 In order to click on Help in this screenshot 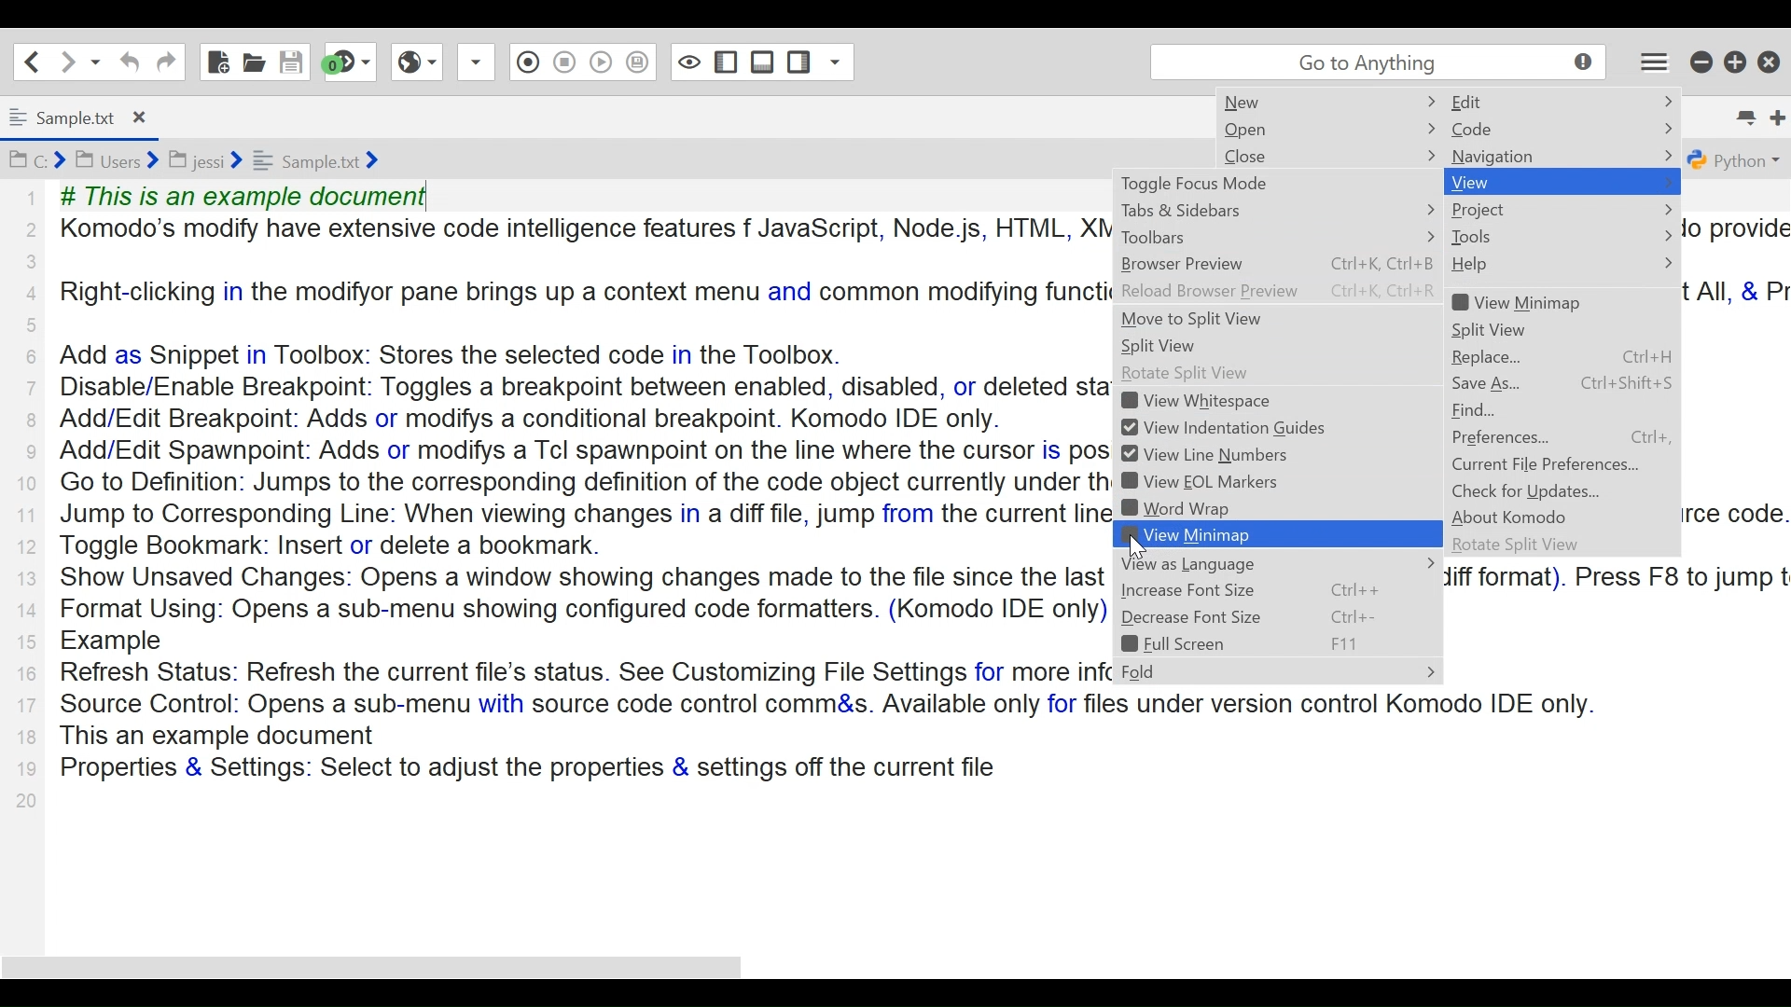, I will do `click(1491, 265)`.